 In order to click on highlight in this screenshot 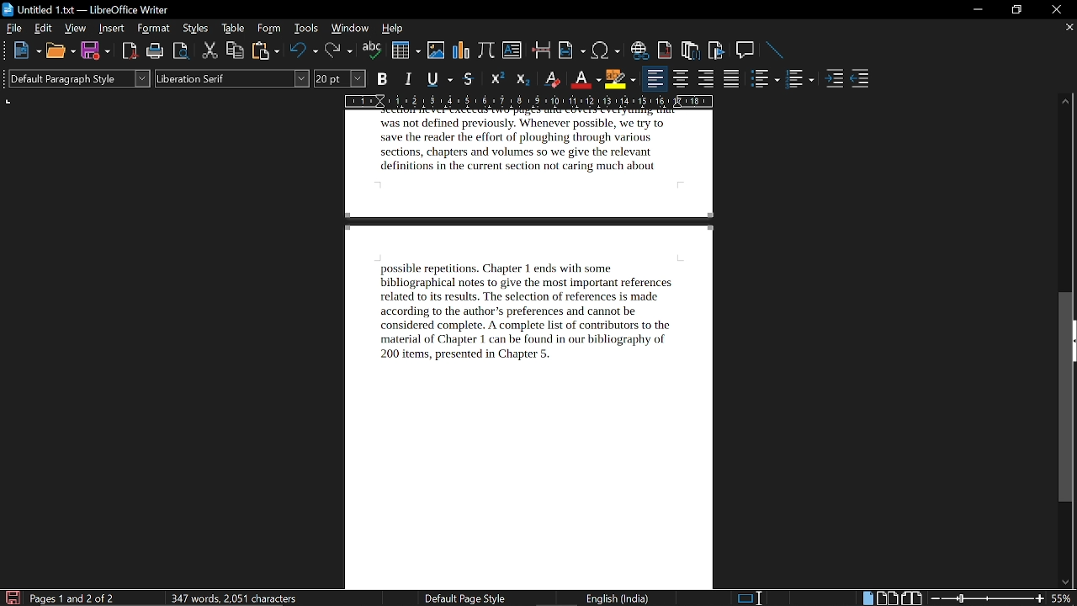, I will do `click(620, 78)`.